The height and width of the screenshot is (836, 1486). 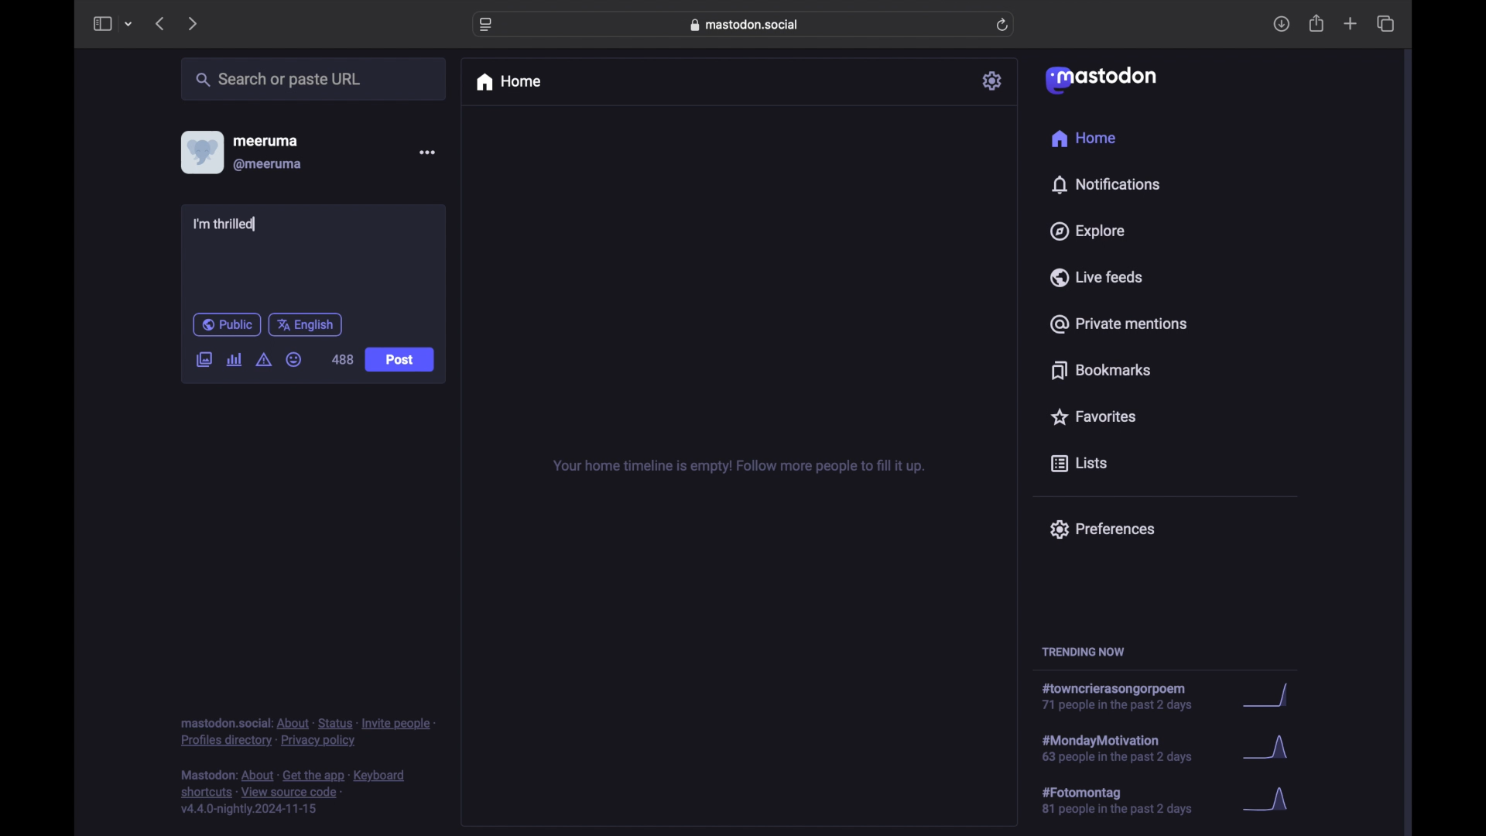 What do you see at coordinates (235, 360) in the screenshot?
I see `add poll` at bounding box center [235, 360].